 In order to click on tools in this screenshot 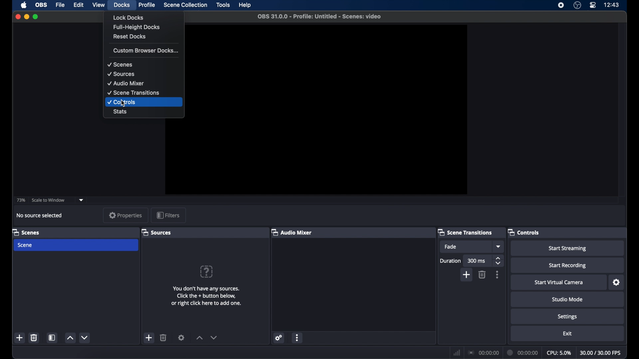, I will do `click(223, 5)`.